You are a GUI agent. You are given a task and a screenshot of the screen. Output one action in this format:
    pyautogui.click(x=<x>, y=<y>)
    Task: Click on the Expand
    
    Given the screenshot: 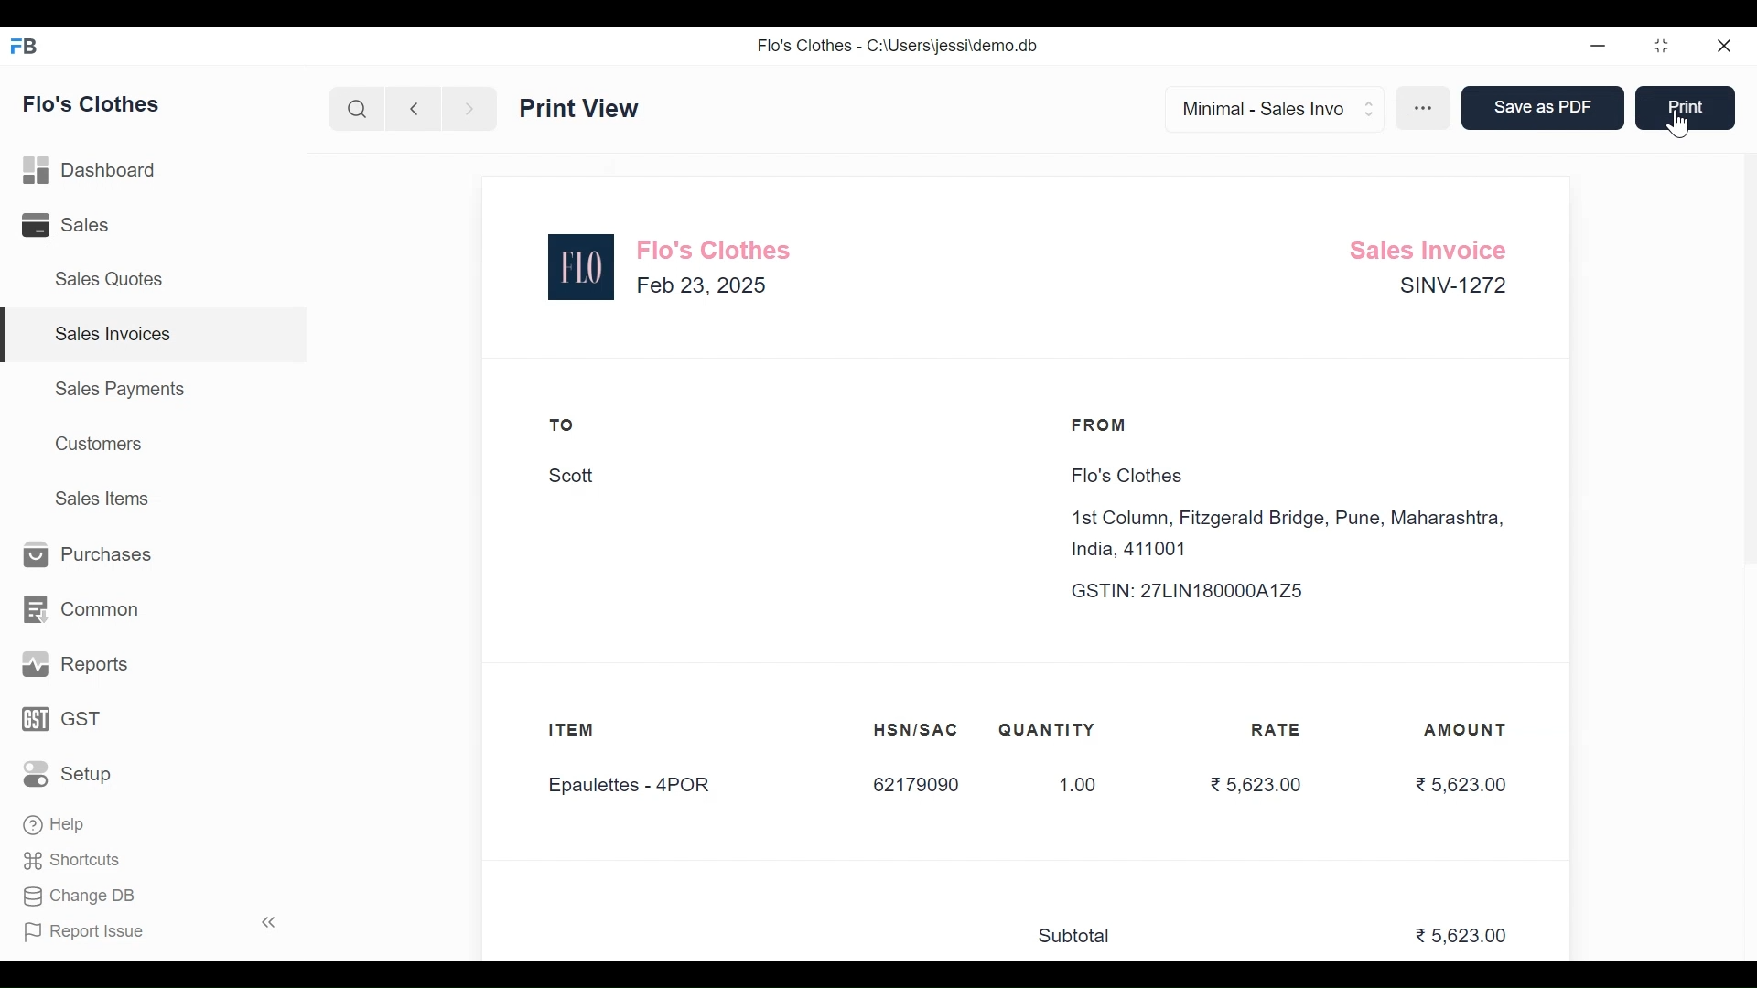 What is the action you would take?
    pyautogui.click(x=1371, y=106)
    